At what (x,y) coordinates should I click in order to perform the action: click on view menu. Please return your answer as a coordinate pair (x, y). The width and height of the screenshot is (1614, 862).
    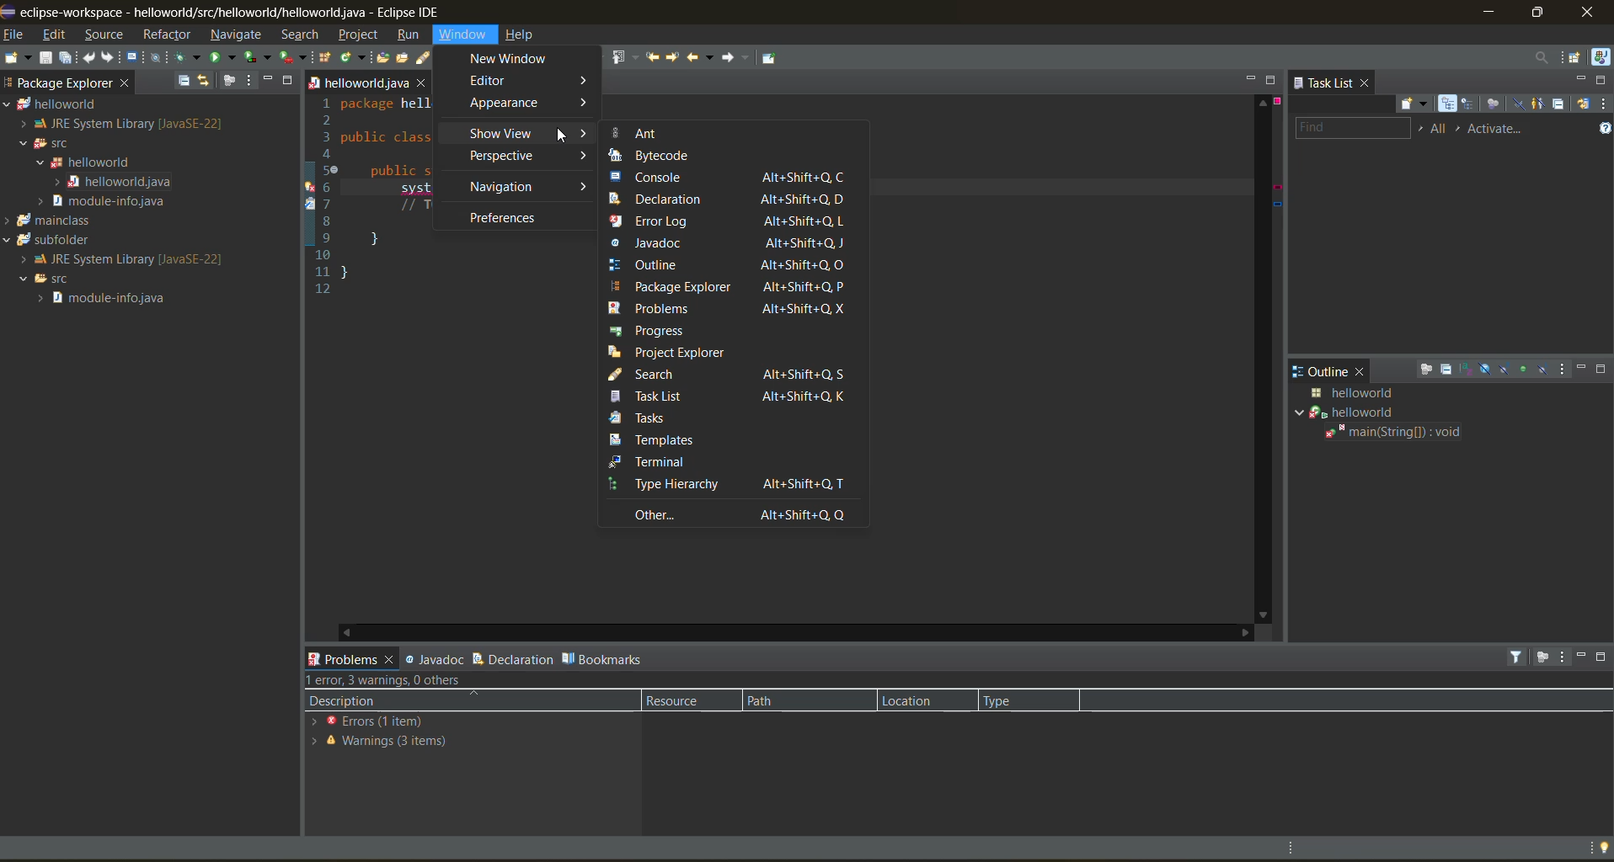
    Looking at the image, I should click on (251, 79).